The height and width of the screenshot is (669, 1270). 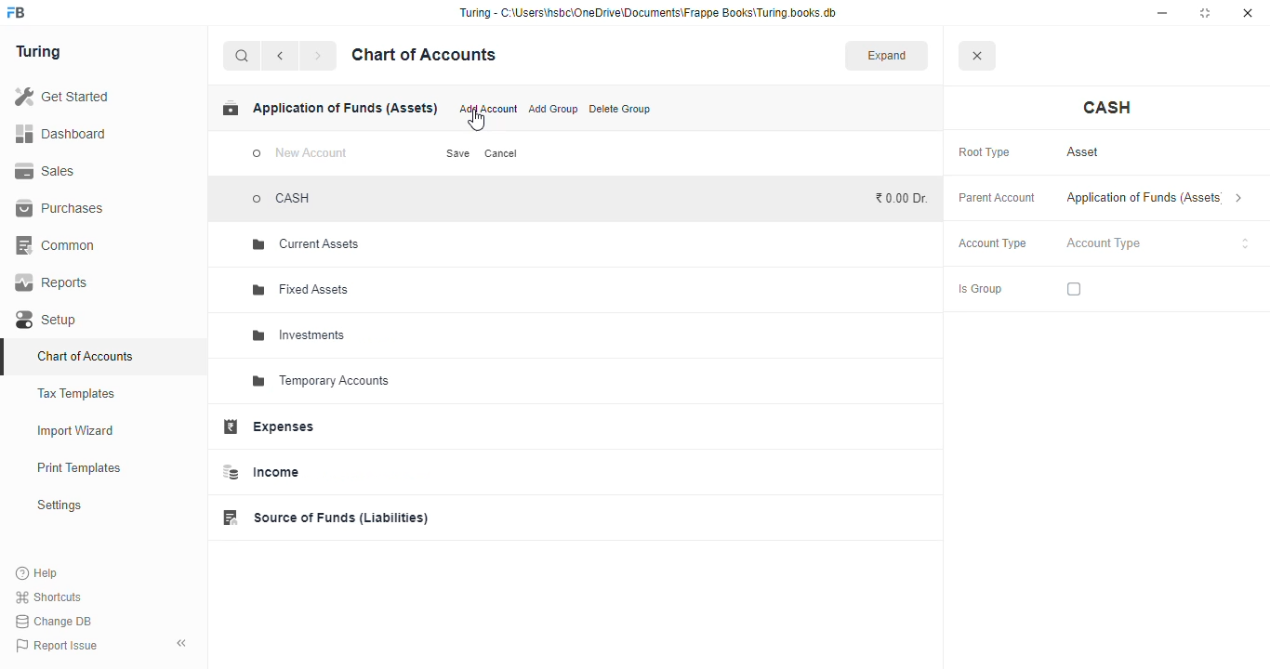 What do you see at coordinates (476, 122) in the screenshot?
I see `cursor` at bounding box center [476, 122].